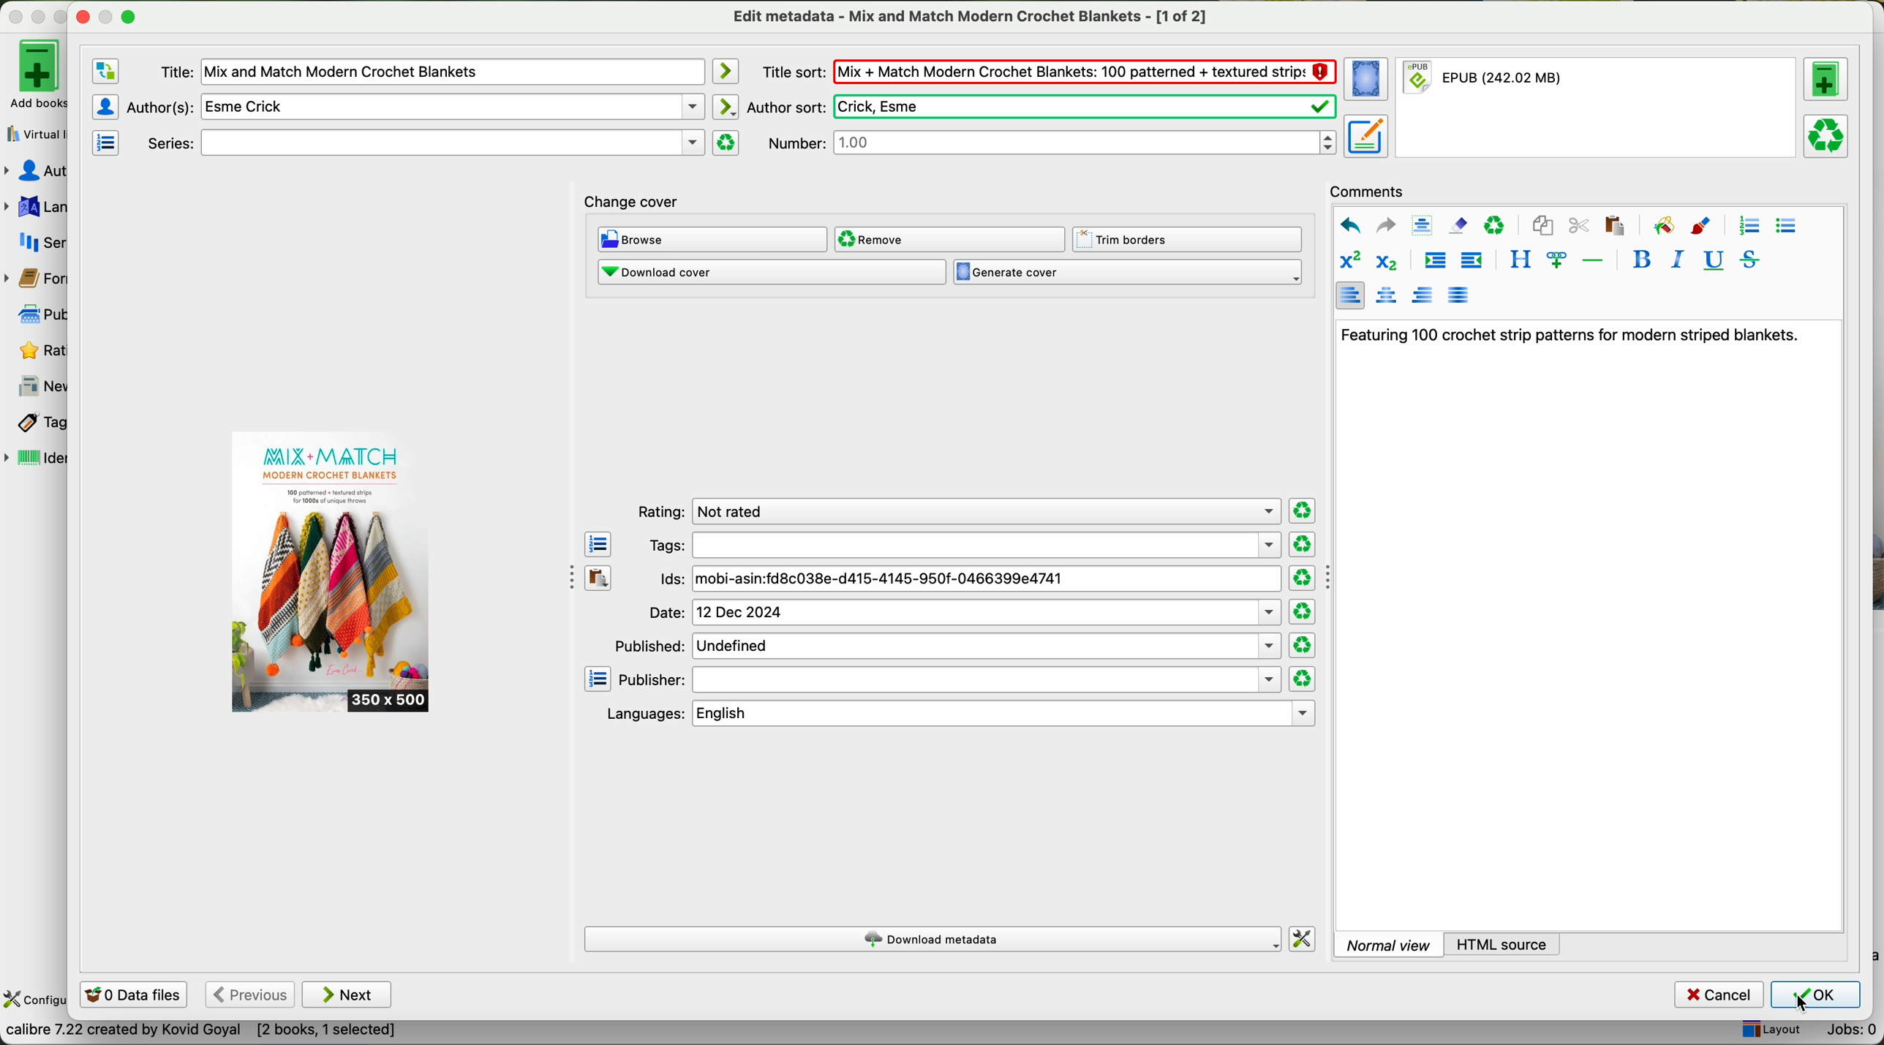 The height and width of the screenshot is (1045, 1884). What do you see at coordinates (1720, 995) in the screenshot?
I see `cancel` at bounding box center [1720, 995].